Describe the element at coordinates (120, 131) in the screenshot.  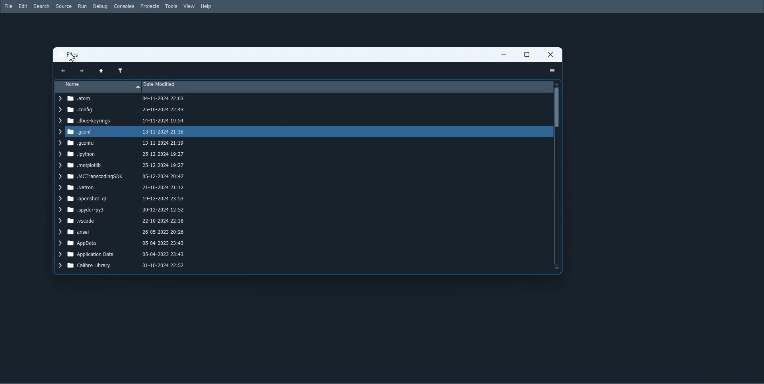
I see `.qconf 13-11-2024 21:16` at that location.